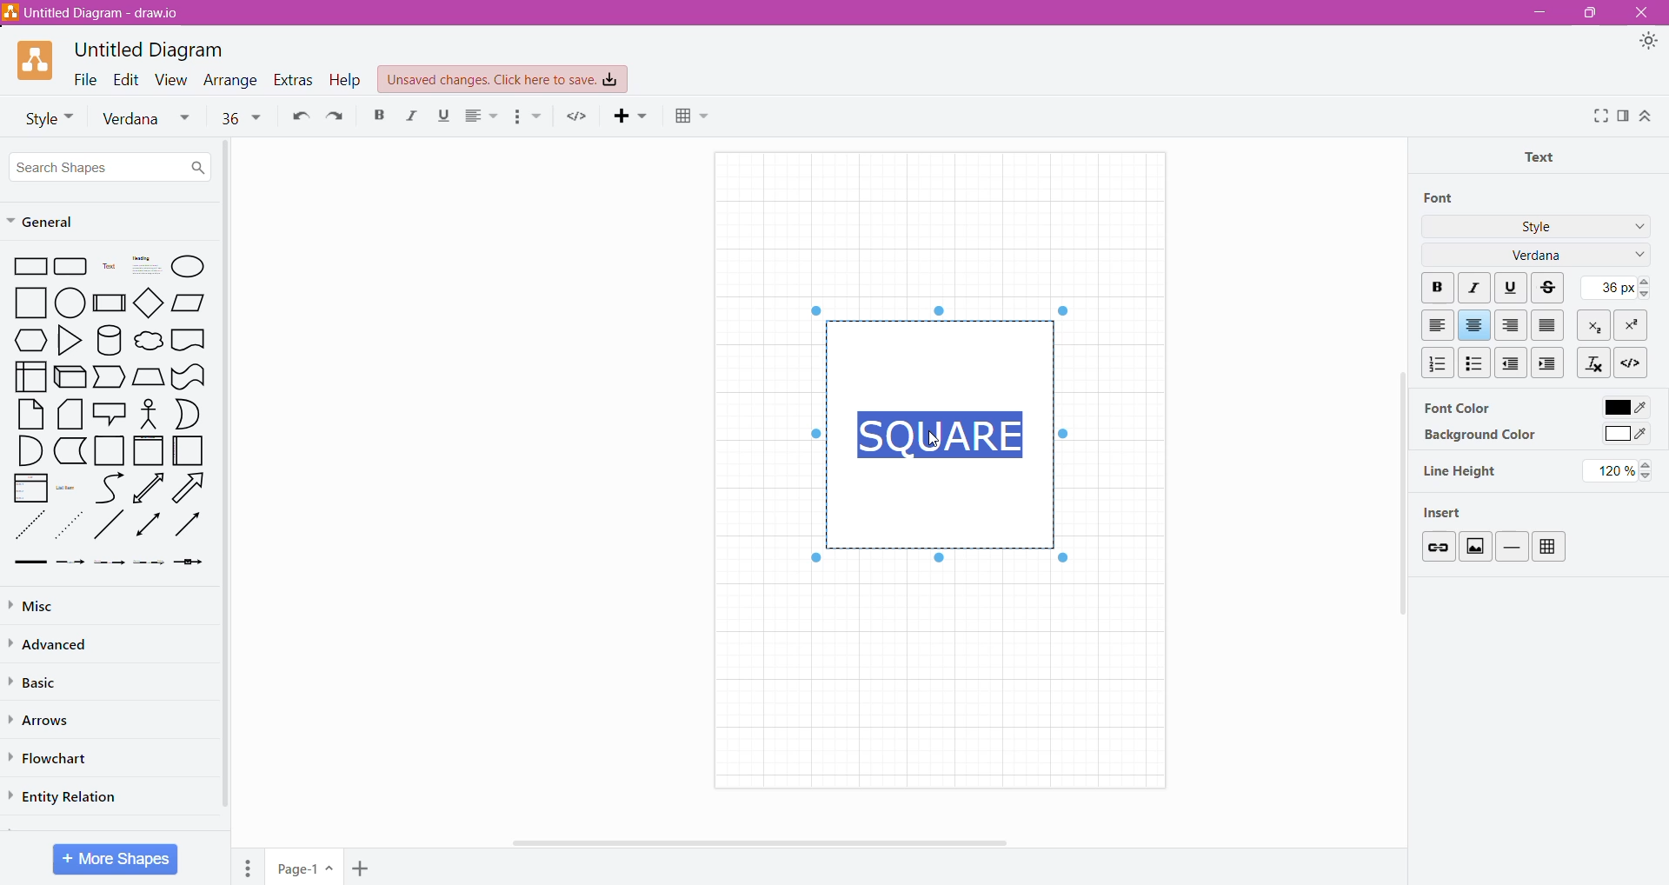 The width and height of the screenshot is (1669, 885). Describe the element at coordinates (293, 80) in the screenshot. I see `Extras` at that location.